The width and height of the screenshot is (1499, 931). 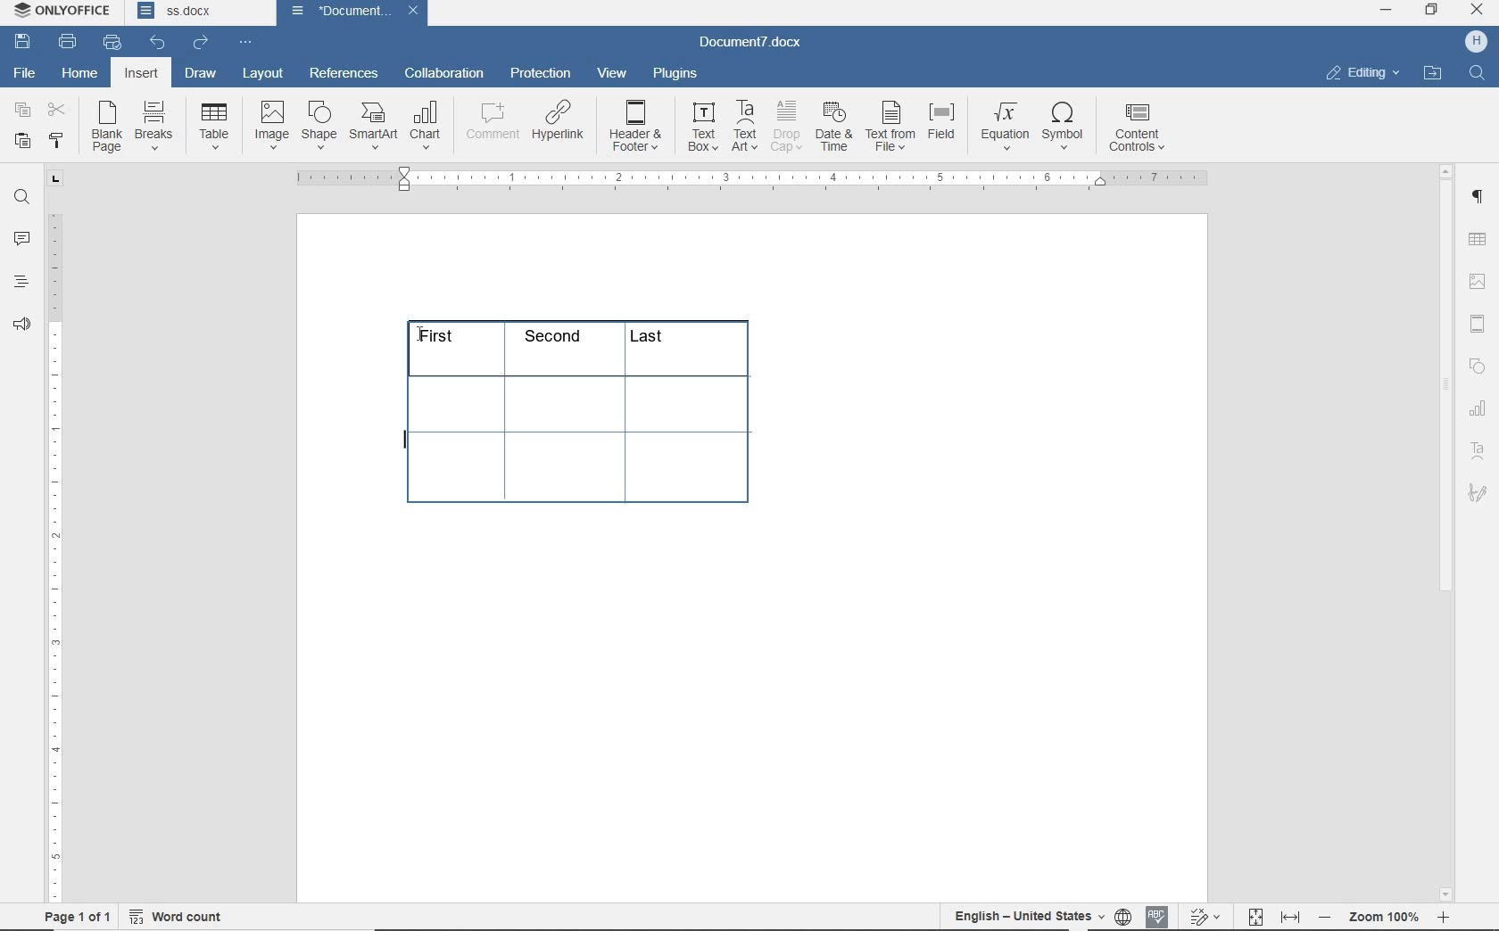 What do you see at coordinates (1361, 72) in the screenshot?
I see `EDITING` at bounding box center [1361, 72].